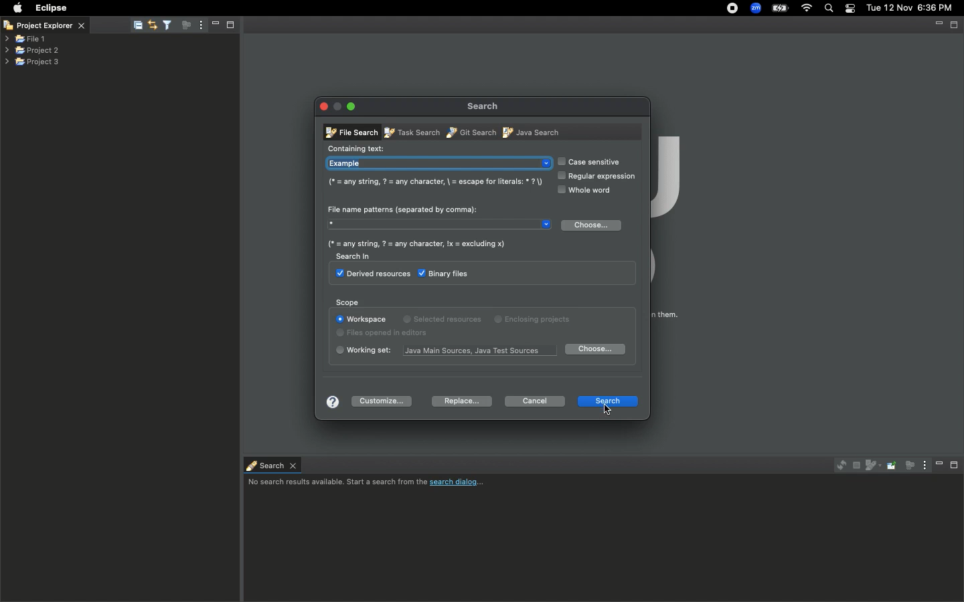  What do you see at coordinates (370, 275) in the screenshot?
I see `Derived resources` at bounding box center [370, 275].